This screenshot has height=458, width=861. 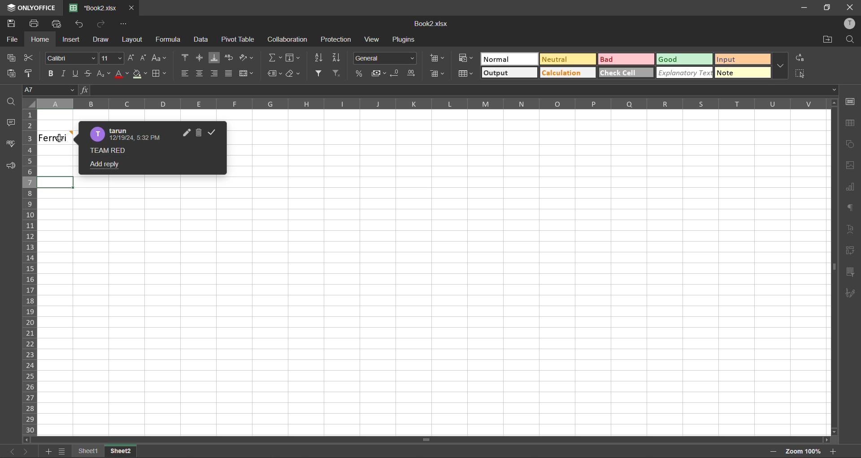 I want to click on layout, so click(x=132, y=41).